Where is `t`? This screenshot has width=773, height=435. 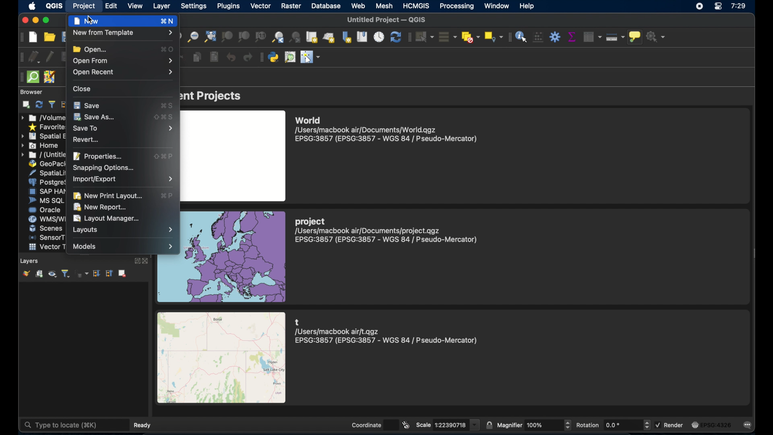 t is located at coordinates (298, 321).